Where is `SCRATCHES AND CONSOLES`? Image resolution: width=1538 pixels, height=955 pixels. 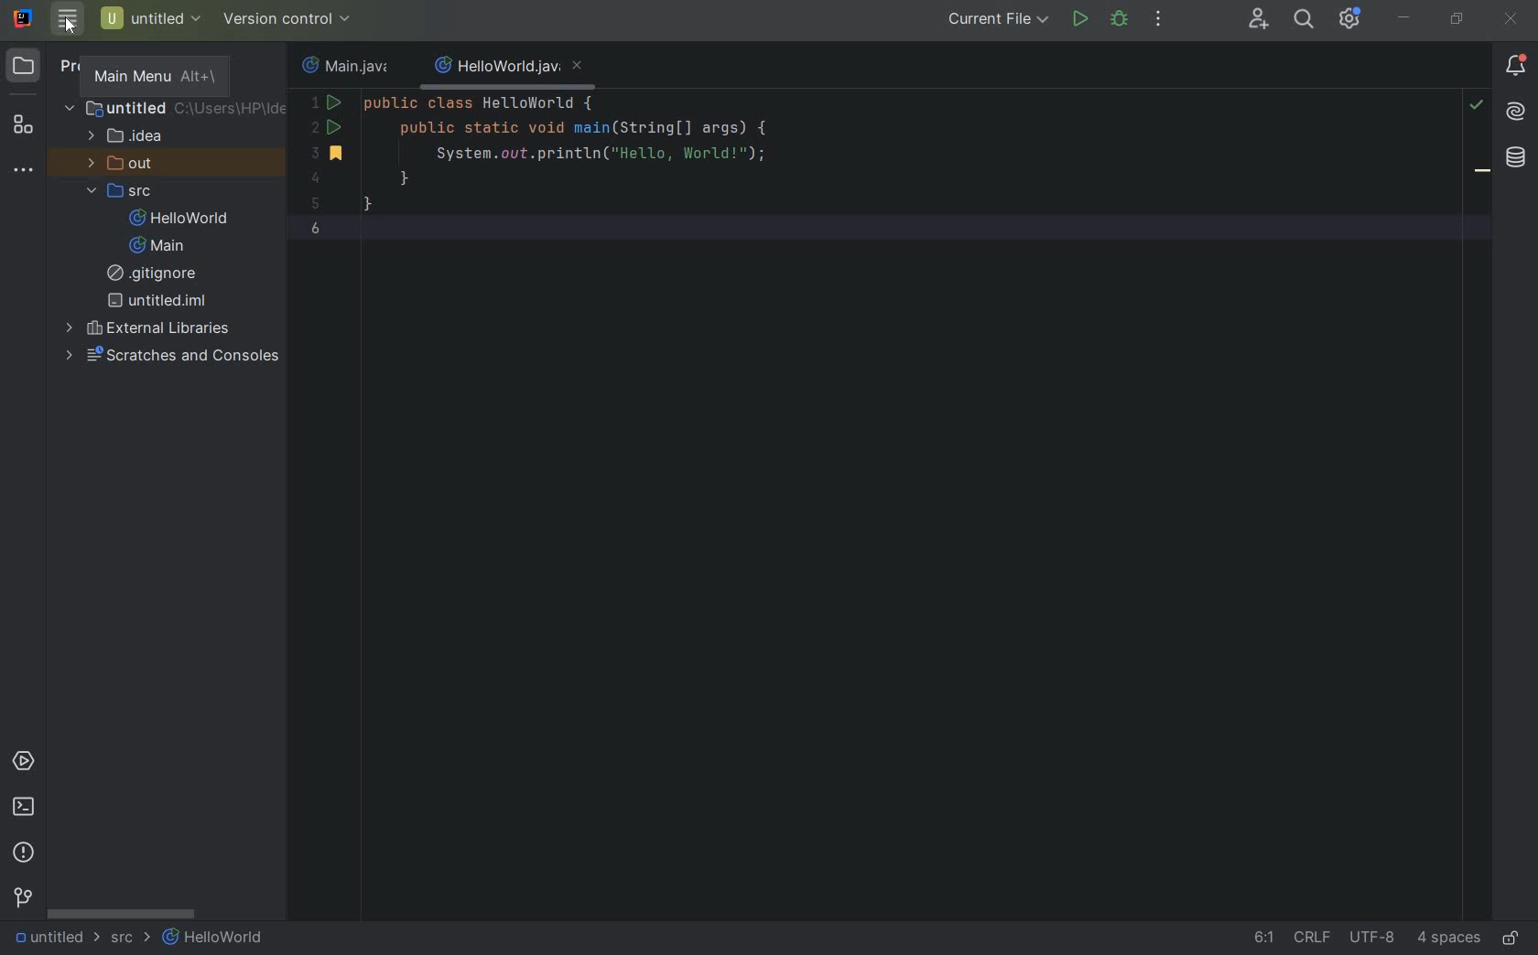
SCRATCHES AND CONSOLES is located at coordinates (176, 357).